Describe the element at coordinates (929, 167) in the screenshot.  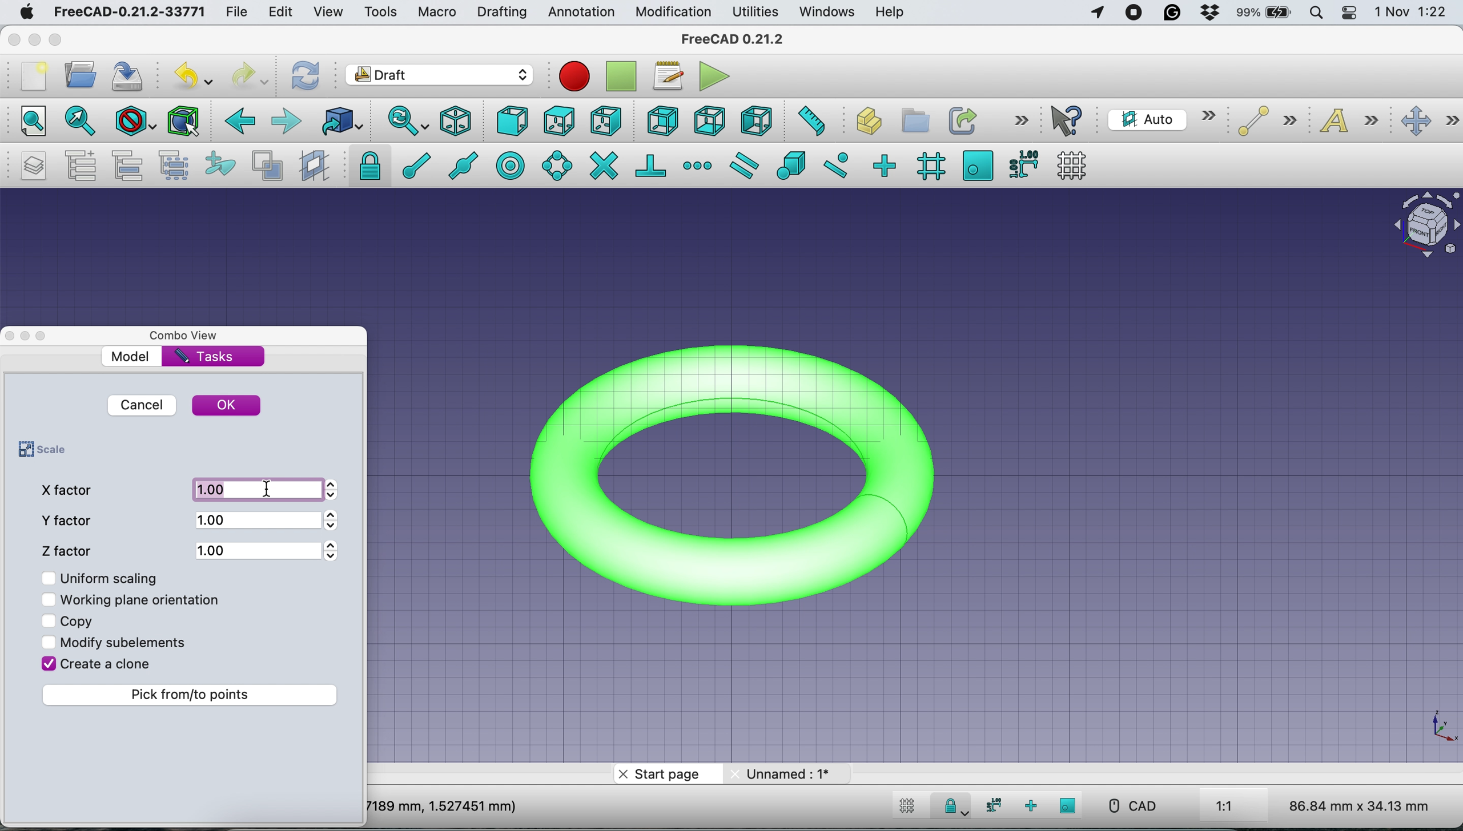
I see `snap grid` at that location.